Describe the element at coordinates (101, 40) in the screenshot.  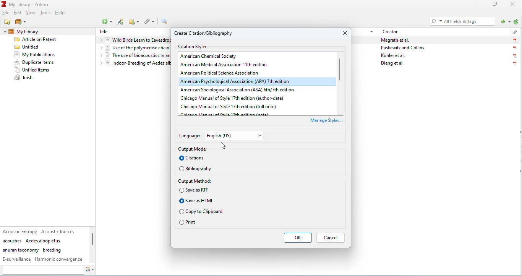
I see `drop down` at that location.